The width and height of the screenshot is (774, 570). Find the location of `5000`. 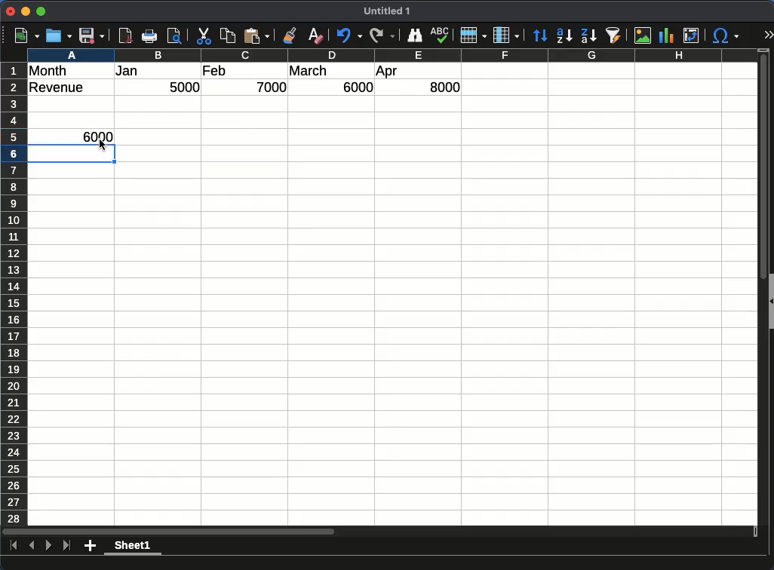

5000 is located at coordinates (184, 87).